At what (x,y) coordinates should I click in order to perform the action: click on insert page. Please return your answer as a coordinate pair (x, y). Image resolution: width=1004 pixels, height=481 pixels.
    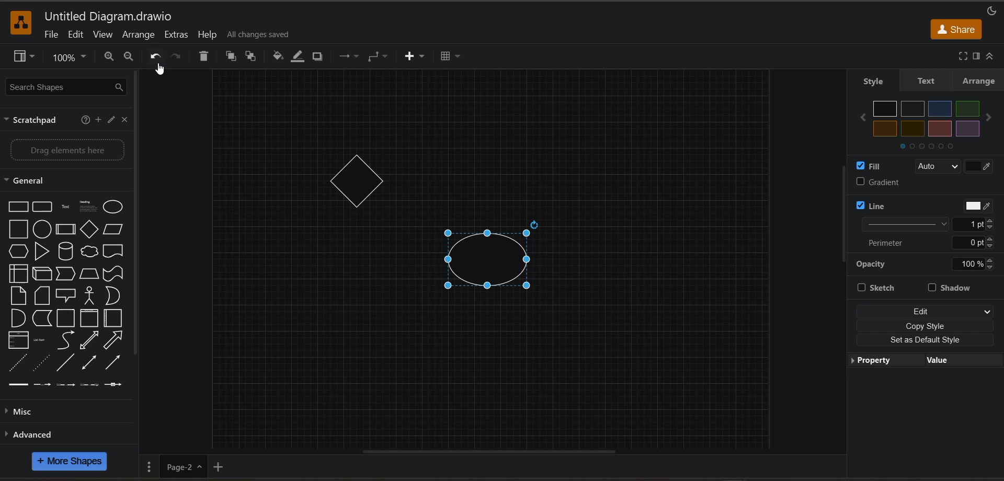
    Looking at the image, I should click on (220, 467).